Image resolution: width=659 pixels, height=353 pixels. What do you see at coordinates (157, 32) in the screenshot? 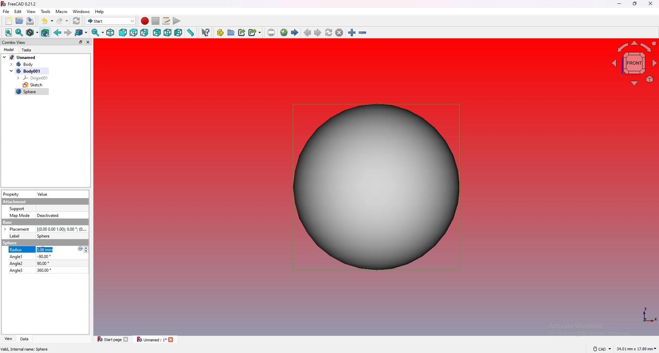
I see `rear` at bounding box center [157, 32].